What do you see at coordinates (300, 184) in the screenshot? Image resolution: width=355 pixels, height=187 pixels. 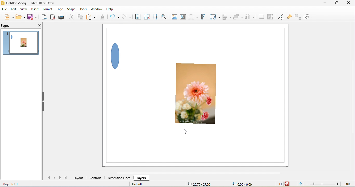 I see `fit page to current window` at bounding box center [300, 184].